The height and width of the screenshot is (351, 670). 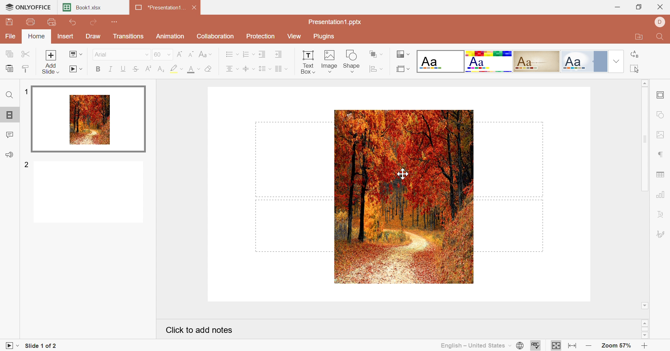 I want to click on Change color theme, so click(x=403, y=54).